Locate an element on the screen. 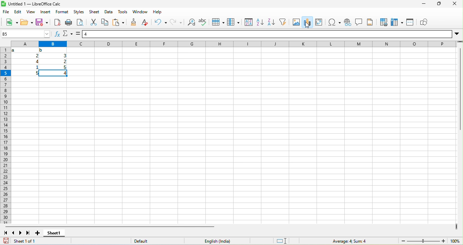 This screenshot has height=245, width=463. 5 is located at coordinates (36, 73).